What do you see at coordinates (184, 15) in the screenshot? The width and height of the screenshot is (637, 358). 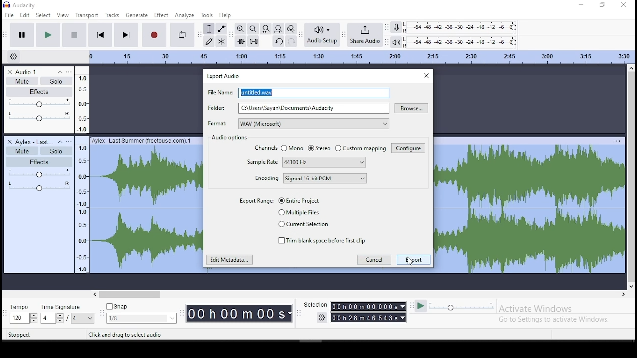 I see `analyze` at bounding box center [184, 15].